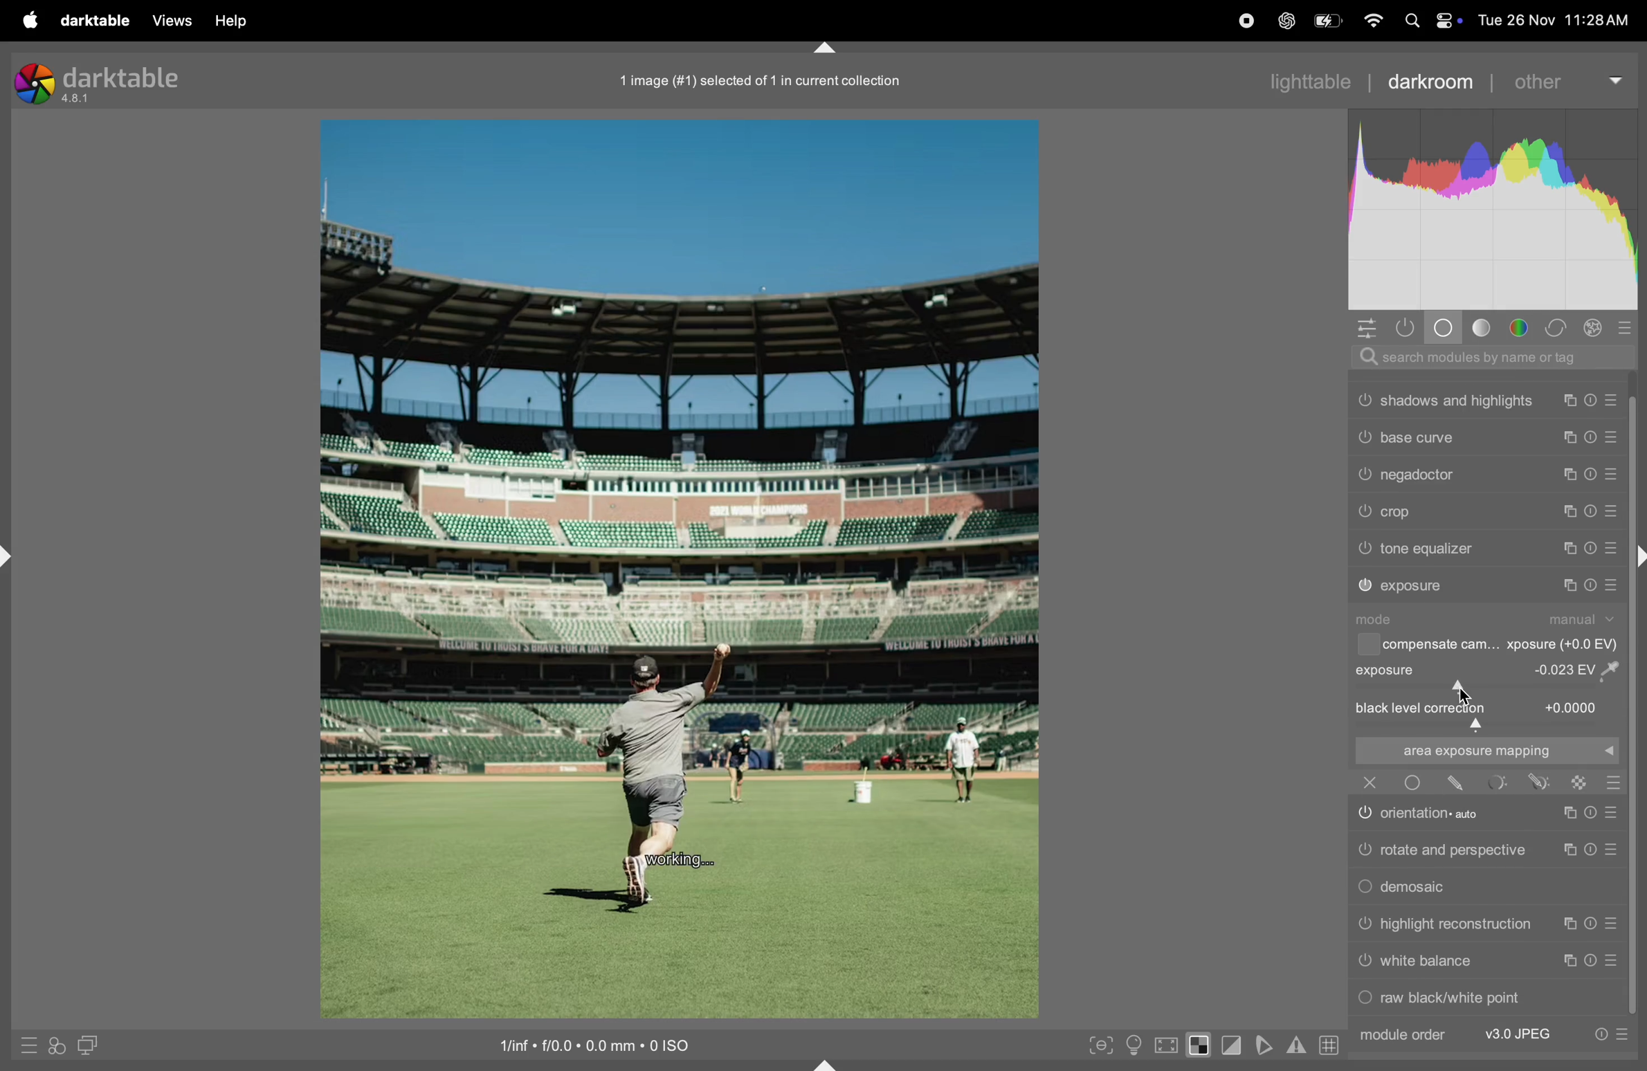 The width and height of the screenshot is (1647, 1071). I want to click on toggle high qualiry processing, so click(1167, 1043).